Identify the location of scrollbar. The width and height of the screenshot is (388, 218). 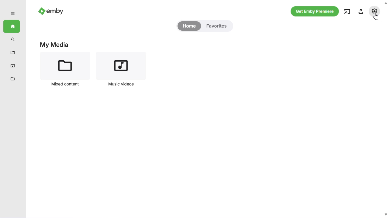
(386, 109).